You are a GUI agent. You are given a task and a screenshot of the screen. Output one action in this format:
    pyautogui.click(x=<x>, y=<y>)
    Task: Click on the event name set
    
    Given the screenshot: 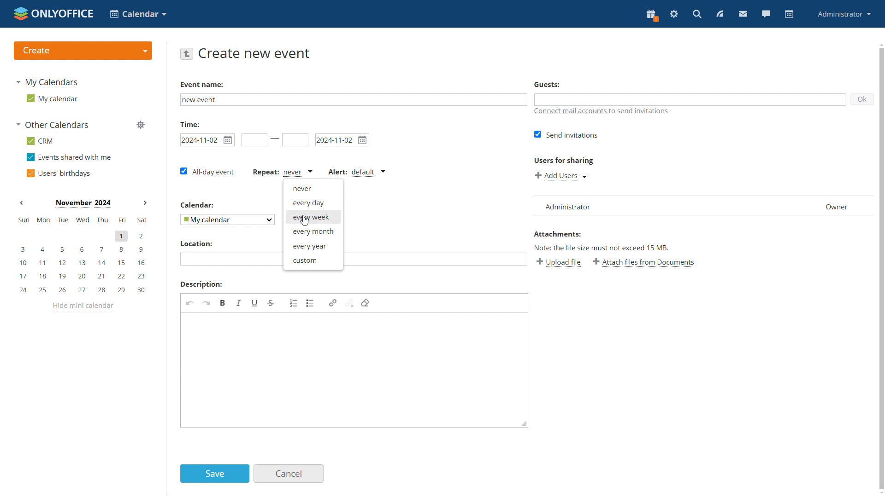 What is the action you would take?
    pyautogui.click(x=203, y=100)
    